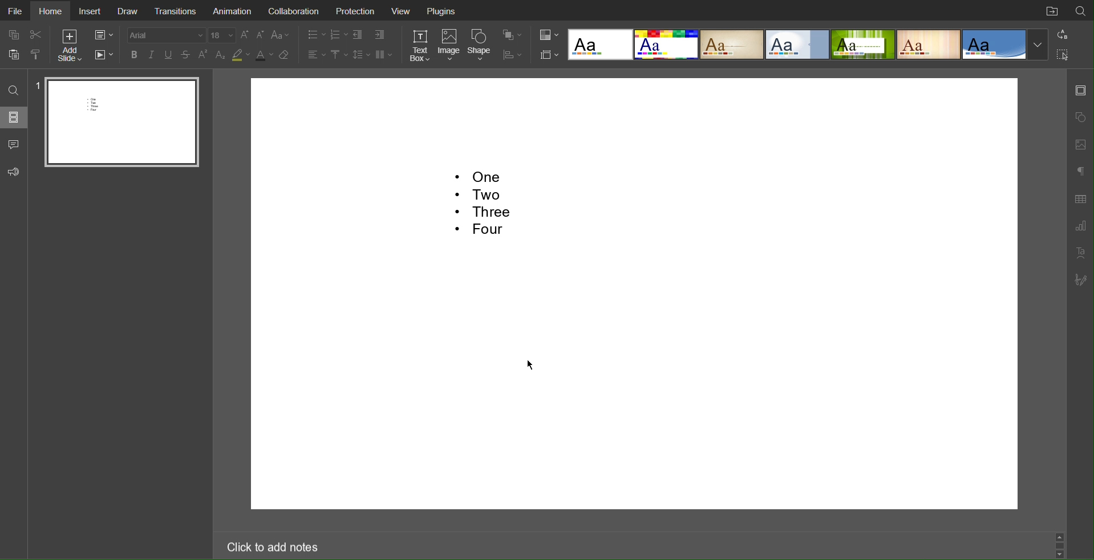 This screenshot has height=560, width=1094. What do you see at coordinates (169, 55) in the screenshot?
I see `Underline` at bounding box center [169, 55].